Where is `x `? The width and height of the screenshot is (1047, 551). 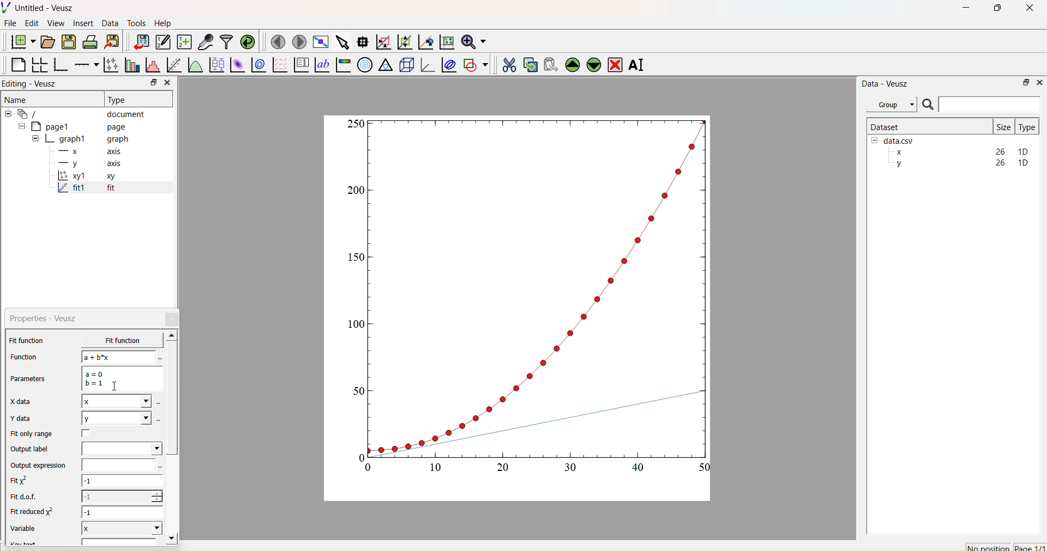 x  is located at coordinates (116, 402).